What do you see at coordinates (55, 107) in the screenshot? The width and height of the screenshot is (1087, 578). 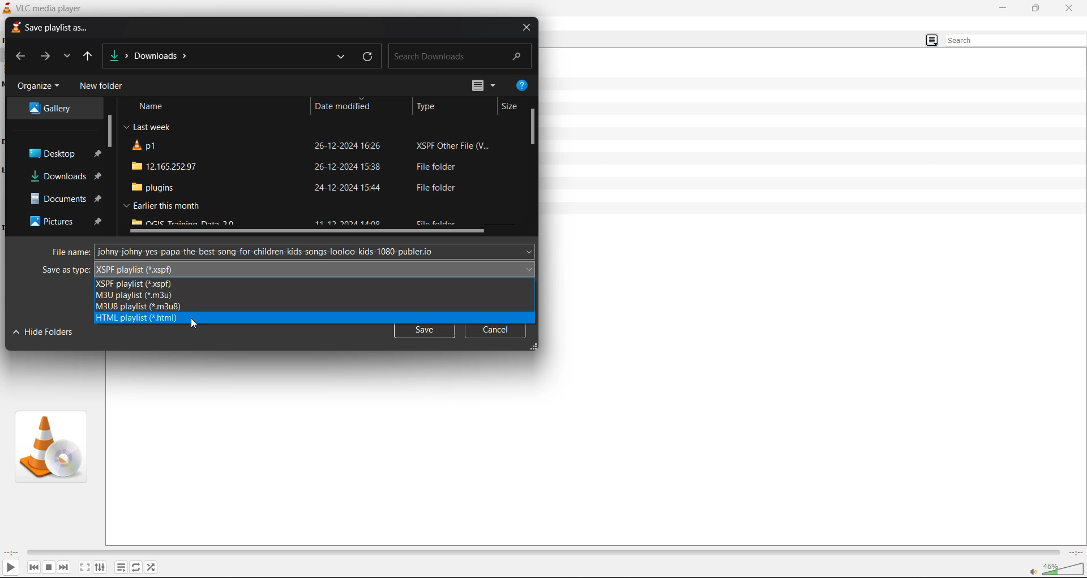 I see `gallery` at bounding box center [55, 107].